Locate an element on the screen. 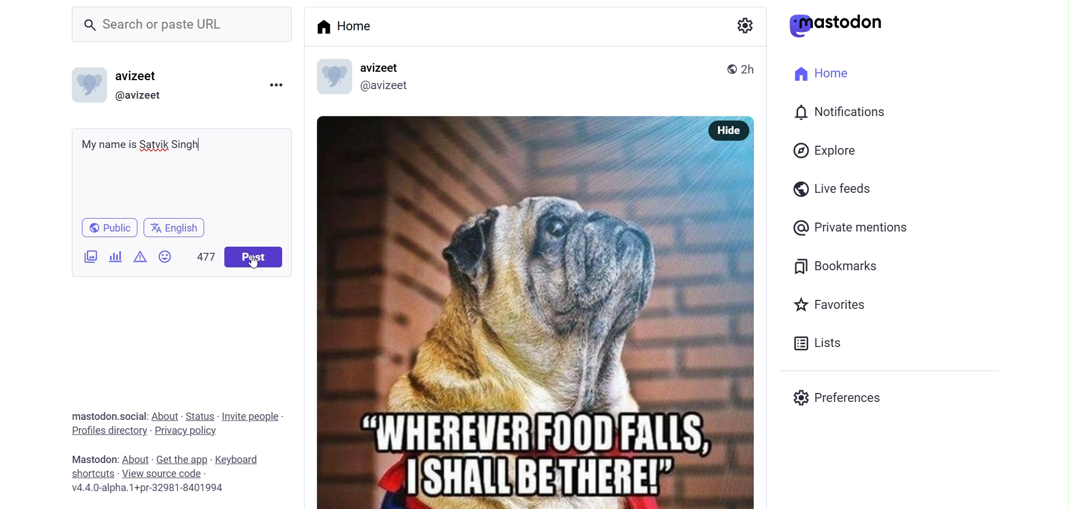  Private mentions is located at coordinates (865, 229).